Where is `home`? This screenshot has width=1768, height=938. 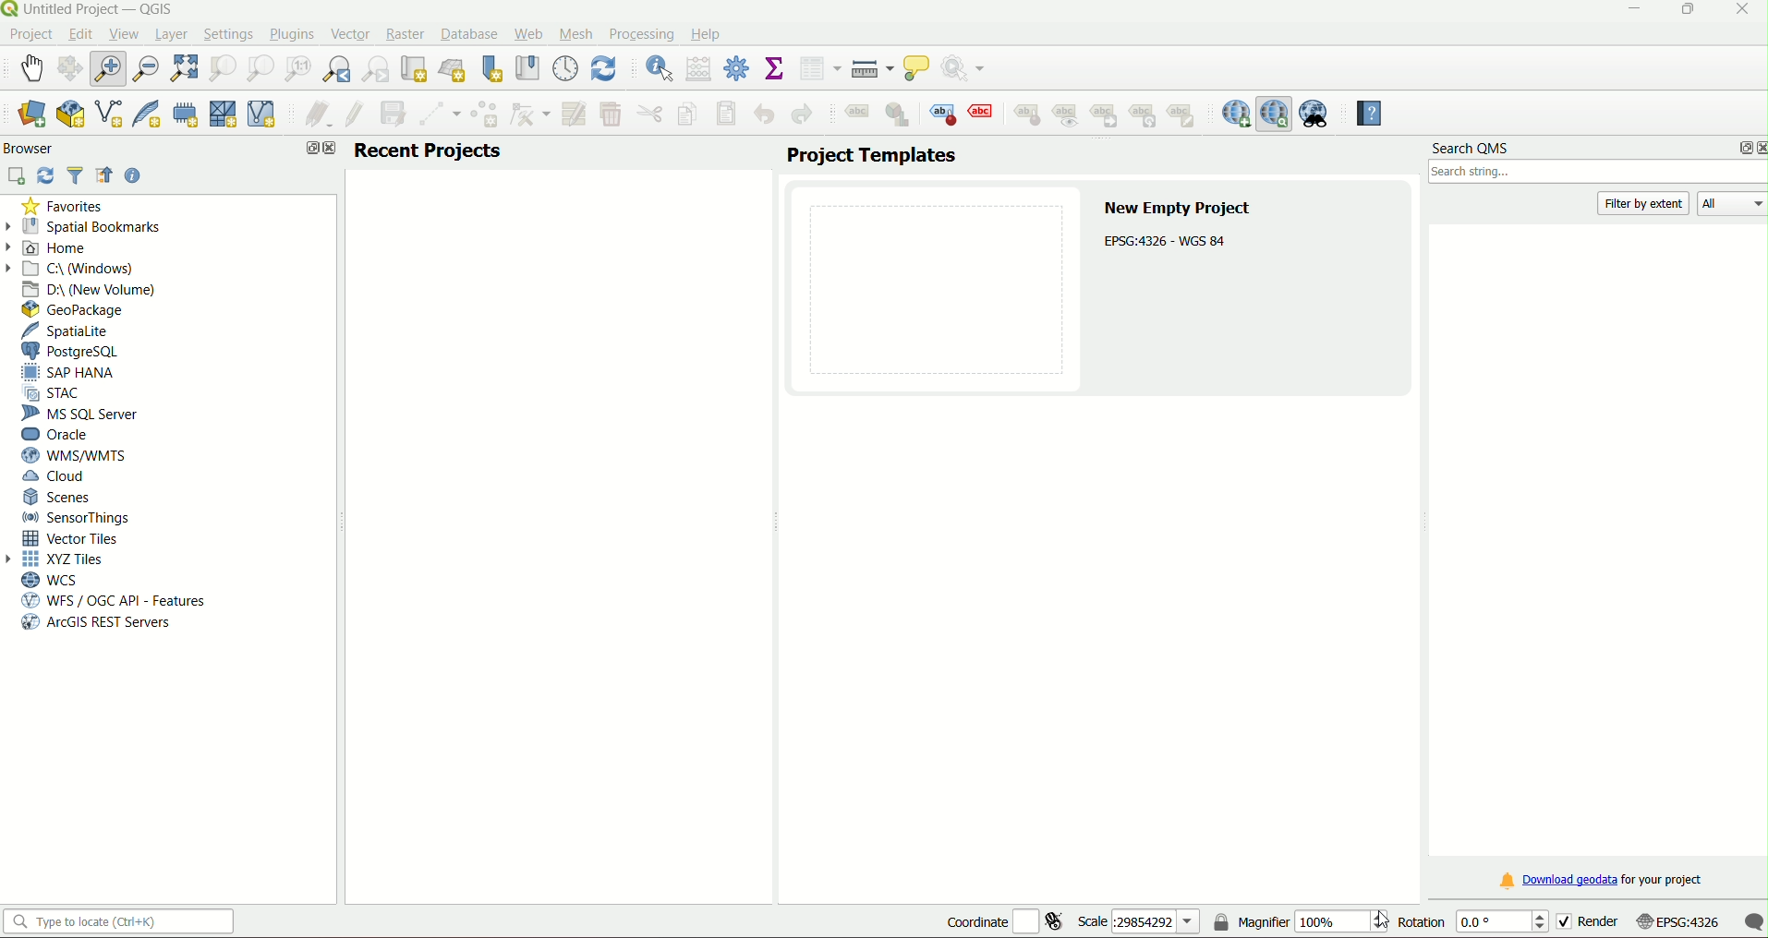
home is located at coordinates (64, 248).